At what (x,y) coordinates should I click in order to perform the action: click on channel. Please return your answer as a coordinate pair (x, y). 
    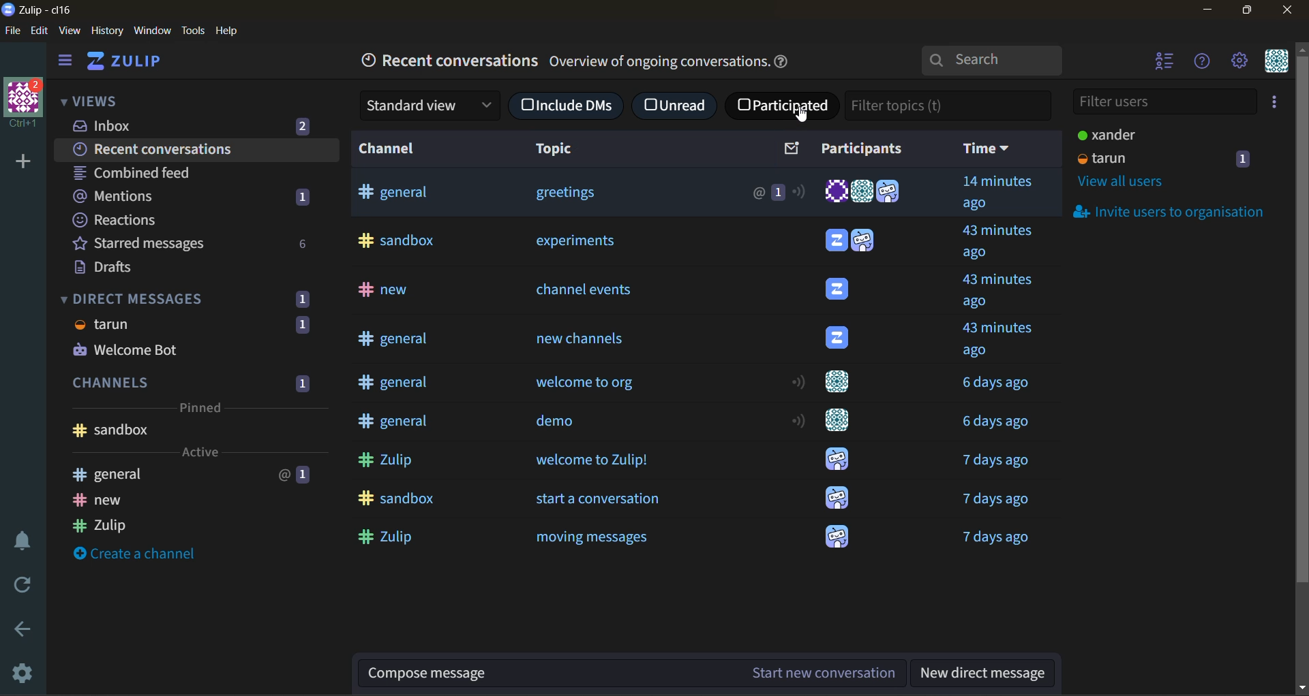
    Looking at the image, I should click on (388, 151).